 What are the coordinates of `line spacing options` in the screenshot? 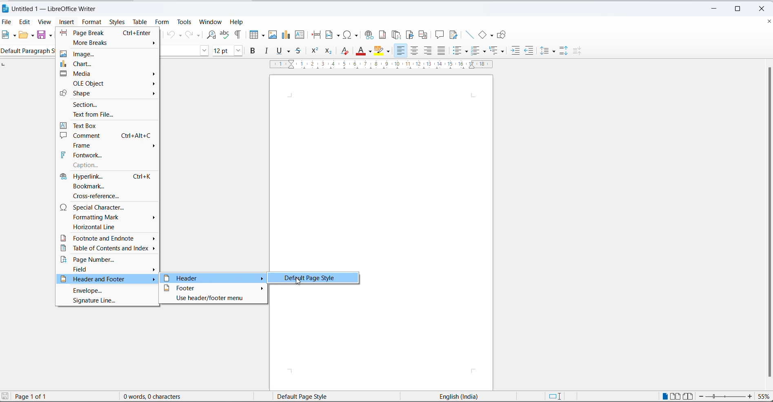 It's located at (555, 51).